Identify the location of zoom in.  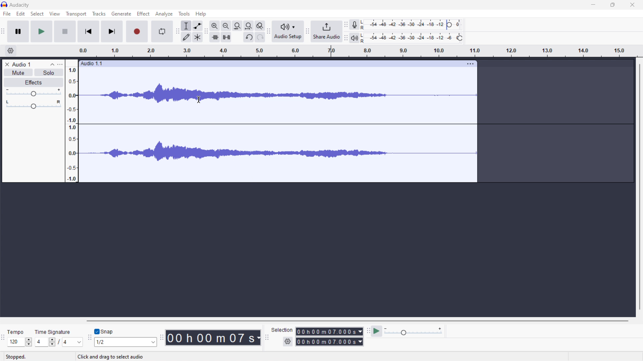
(214, 26).